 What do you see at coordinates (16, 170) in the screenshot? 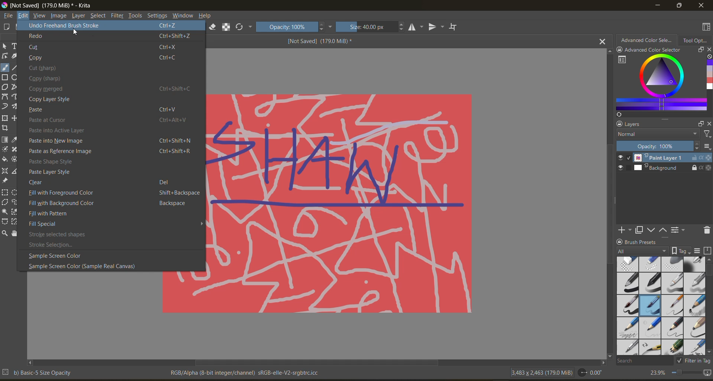
I see `Measure the distance tool` at bounding box center [16, 170].